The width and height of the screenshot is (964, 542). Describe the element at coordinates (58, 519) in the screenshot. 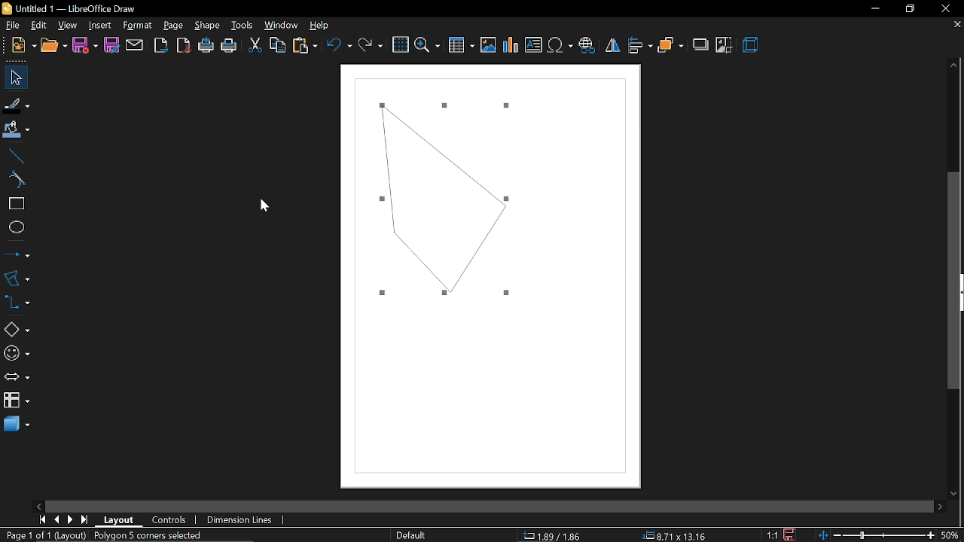

I see `previous page` at that location.